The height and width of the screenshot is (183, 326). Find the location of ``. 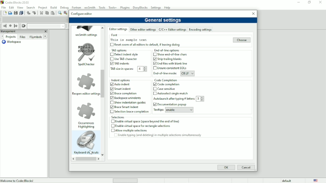

 is located at coordinates (111, 107).